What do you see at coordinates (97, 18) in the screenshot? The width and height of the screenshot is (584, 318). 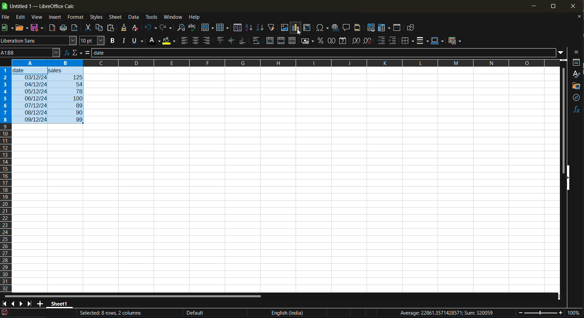 I see `styles` at bounding box center [97, 18].